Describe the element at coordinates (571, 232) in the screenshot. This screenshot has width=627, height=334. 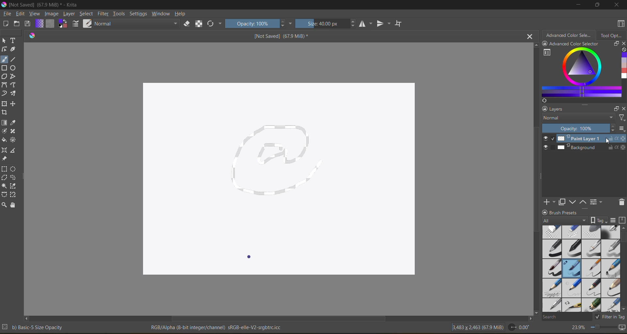
I see `thin eraser` at that location.